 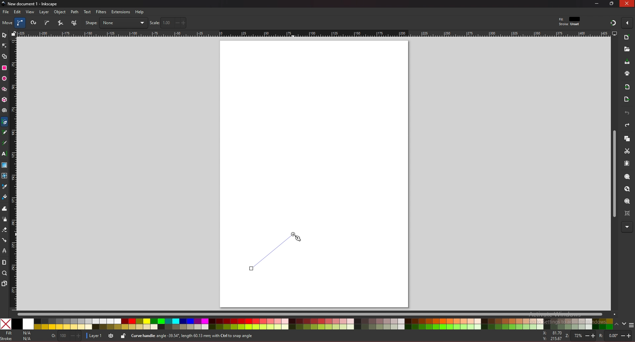 I want to click on squence of straight line segments, so click(x=60, y=23).